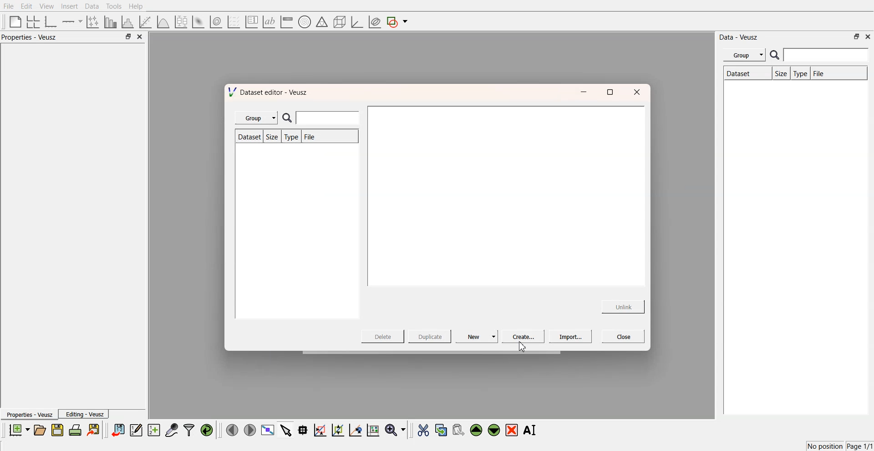 Image resolution: width=874 pixels, height=451 pixels. What do you see at coordinates (51, 21) in the screenshot?
I see `base graphs` at bounding box center [51, 21].